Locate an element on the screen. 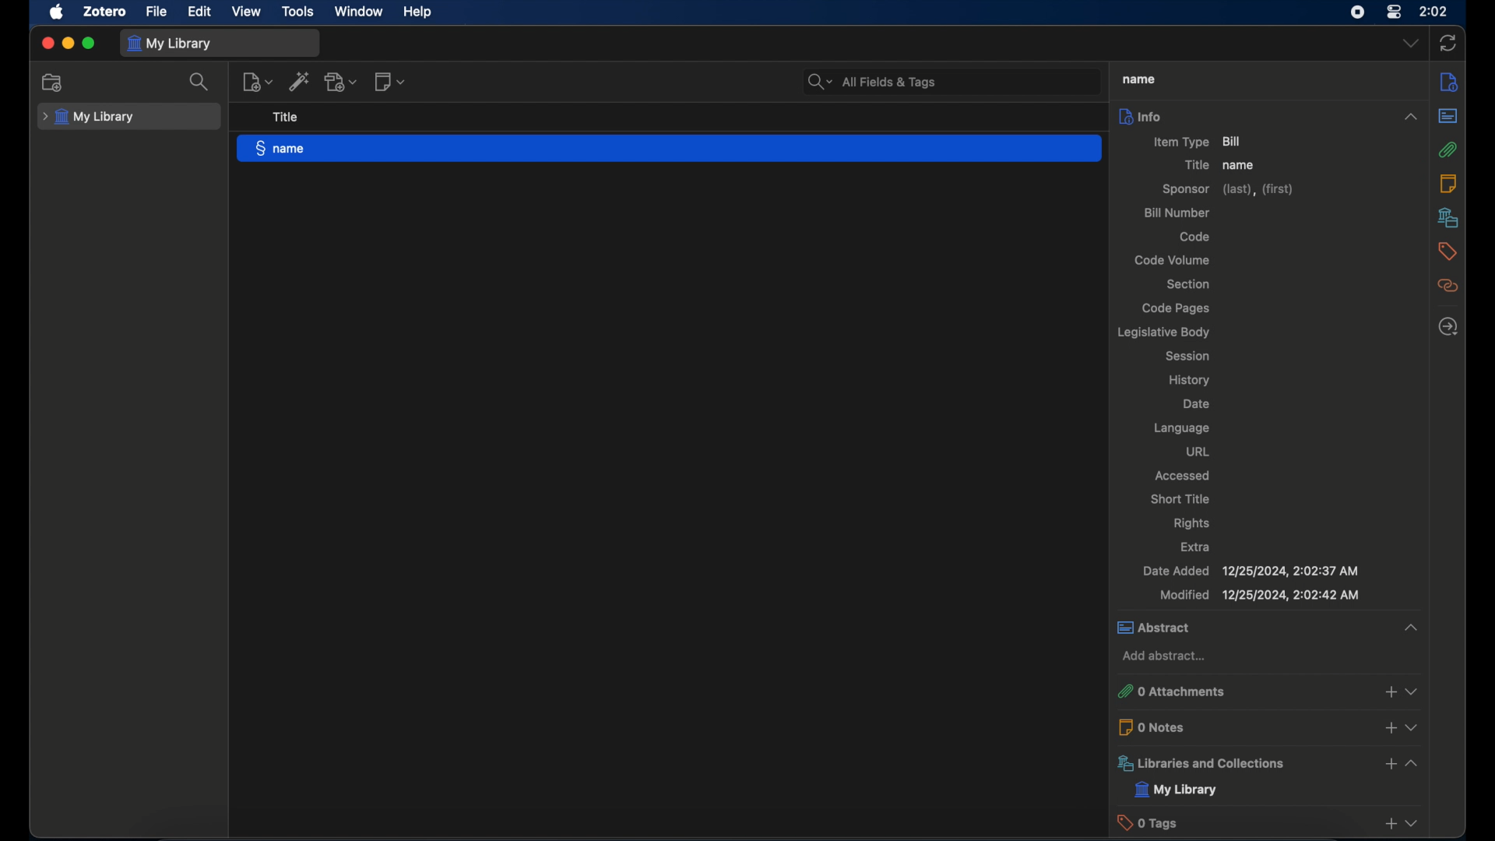  2.02 is located at coordinates (1434, 10).